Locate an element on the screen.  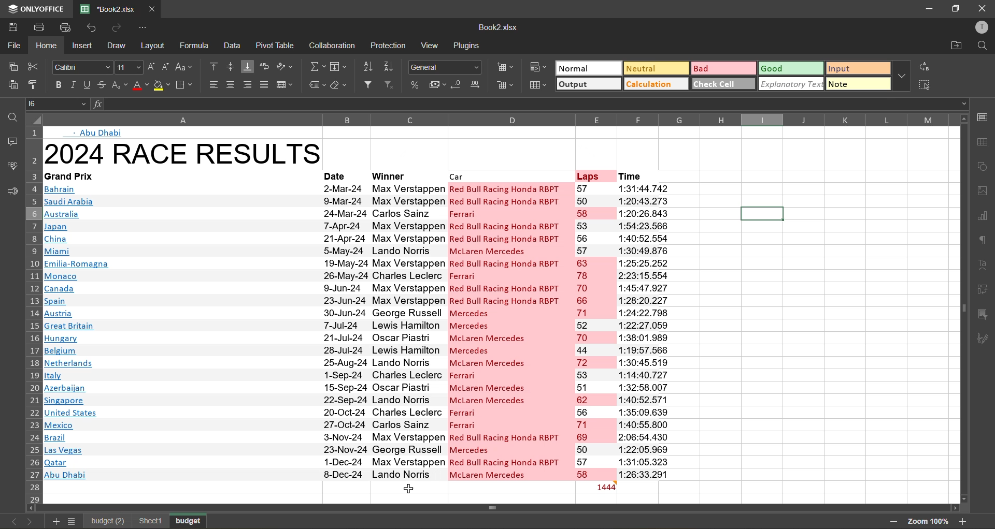
car is located at coordinates (507, 176).